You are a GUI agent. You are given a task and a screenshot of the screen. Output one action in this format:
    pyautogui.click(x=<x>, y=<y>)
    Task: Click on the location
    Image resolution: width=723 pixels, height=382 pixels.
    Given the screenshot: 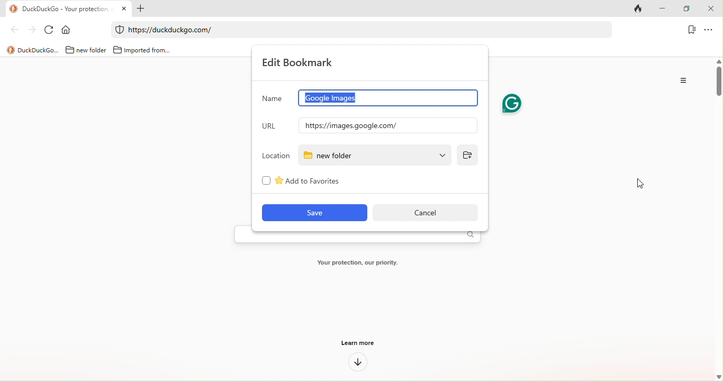 What is the action you would take?
    pyautogui.click(x=277, y=156)
    